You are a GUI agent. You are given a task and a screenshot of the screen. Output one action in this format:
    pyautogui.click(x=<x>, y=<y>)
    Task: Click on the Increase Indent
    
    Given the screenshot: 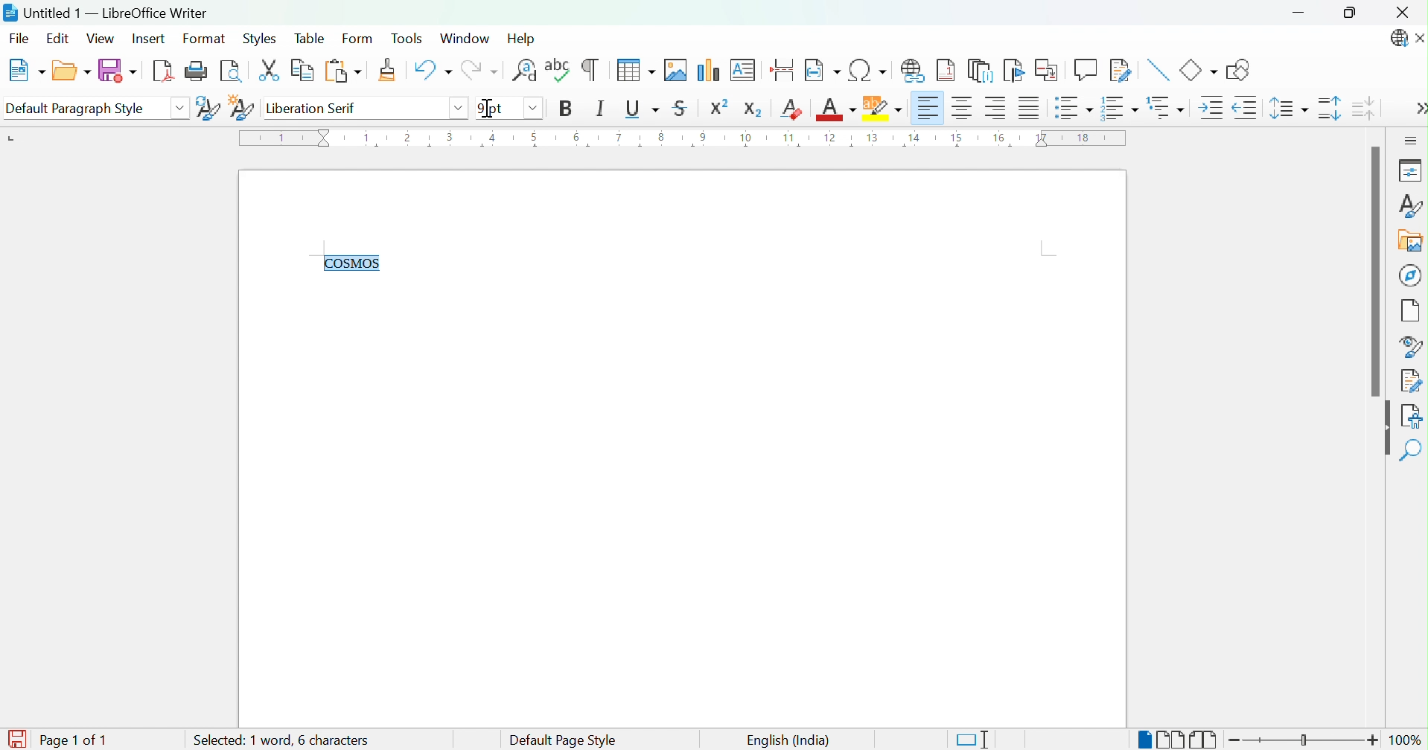 What is the action you would take?
    pyautogui.click(x=1208, y=108)
    